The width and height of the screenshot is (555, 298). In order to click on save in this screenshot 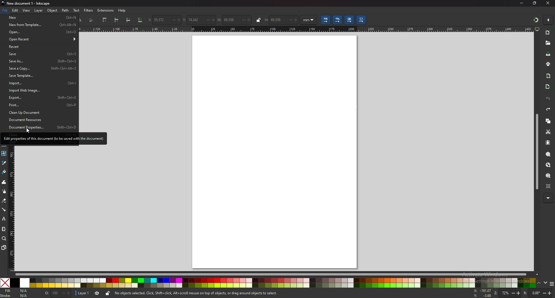, I will do `click(40, 54)`.